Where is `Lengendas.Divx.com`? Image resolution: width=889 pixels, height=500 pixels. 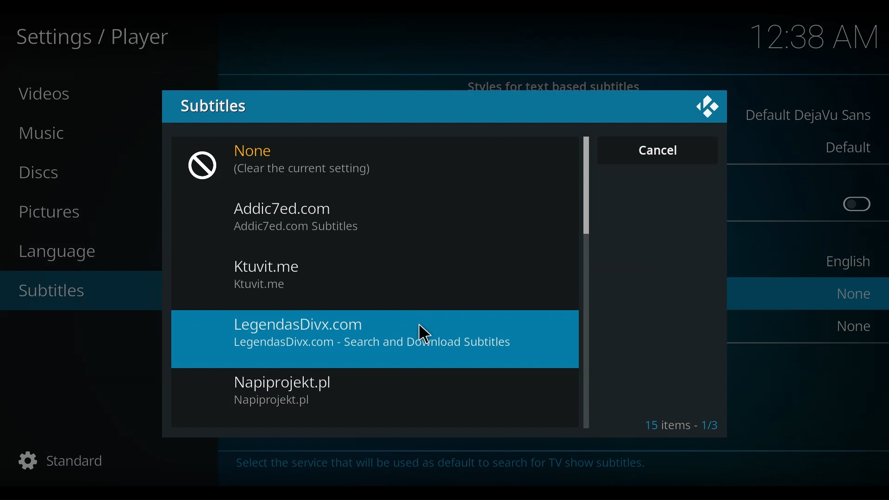
Lengendas.Divx.com is located at coordinates (372, 324).